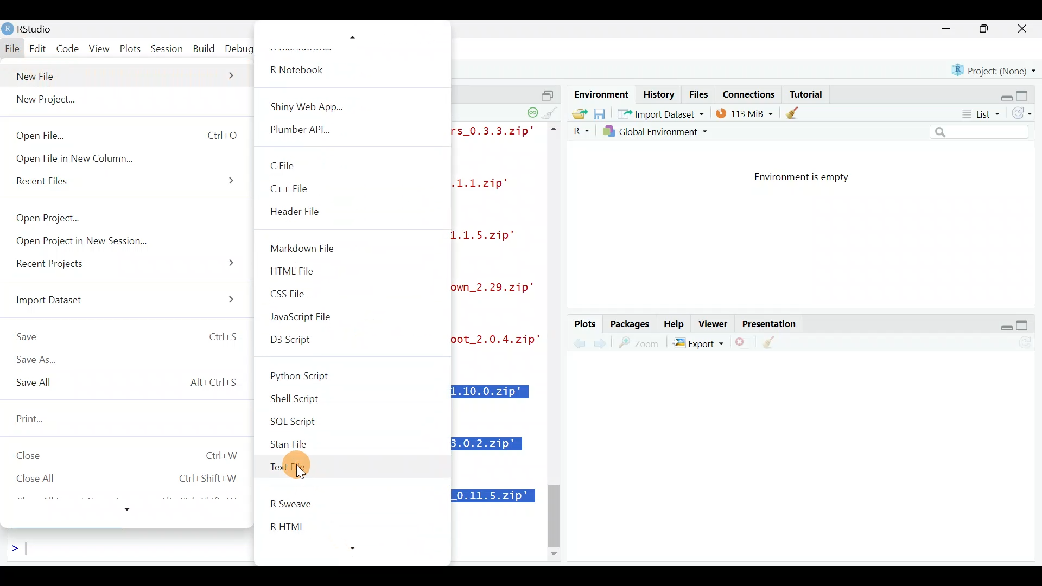 Image resolution: width=1042 pixels, height=586 pixels. Describe the element at coordinates (131, 508) in the screenshot. I see `more` at that location.